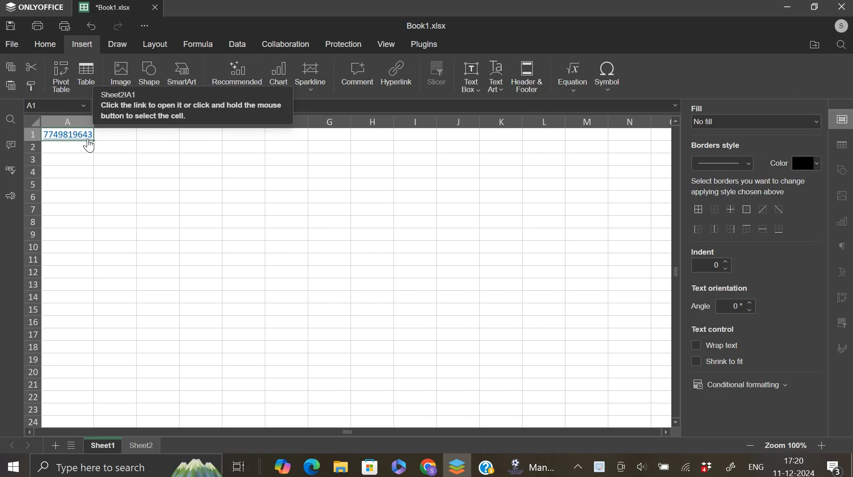 This screenshot has height=477, width=853. Describe the element at coordinates (735, 306) in the screenshot. I see `text orientation angle` at that location.